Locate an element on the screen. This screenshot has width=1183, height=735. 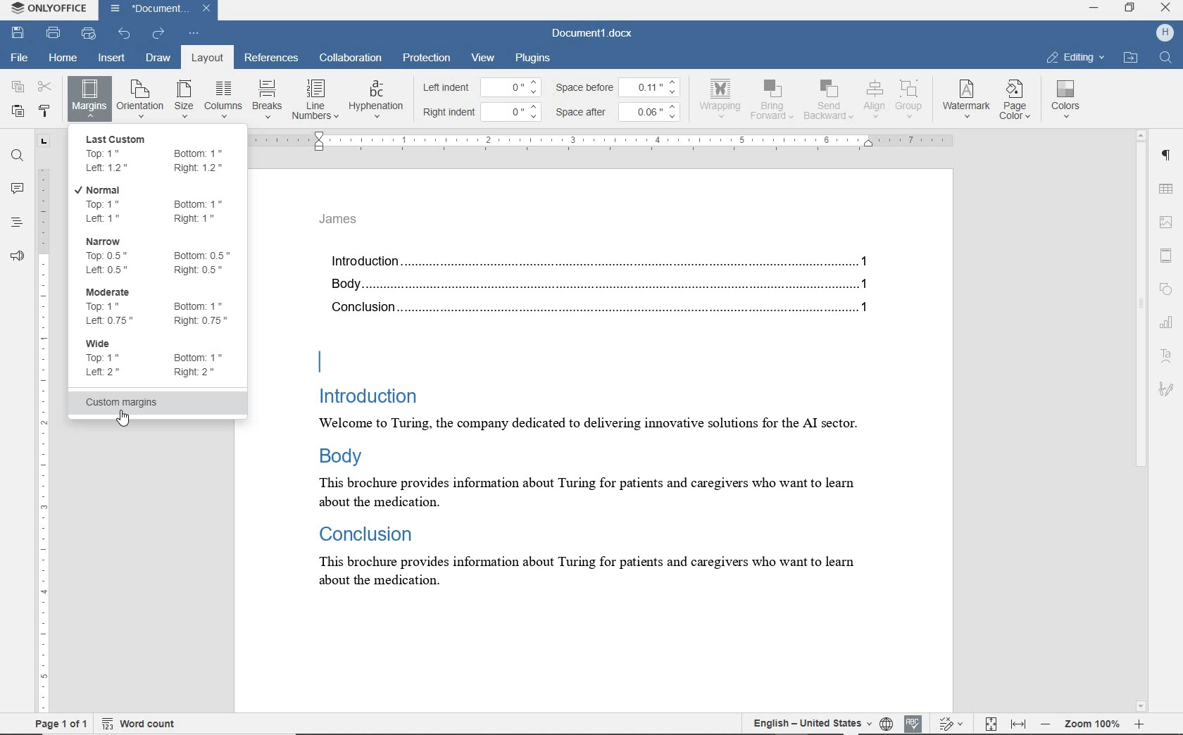
send backward is located at coordinates (828, 101).